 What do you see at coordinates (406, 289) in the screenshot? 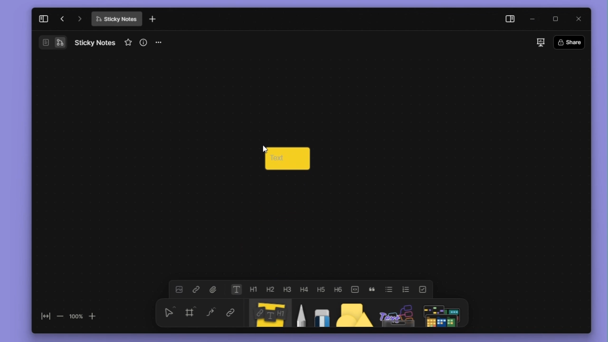
I see `numbered list` at bounding box center [406, 289].